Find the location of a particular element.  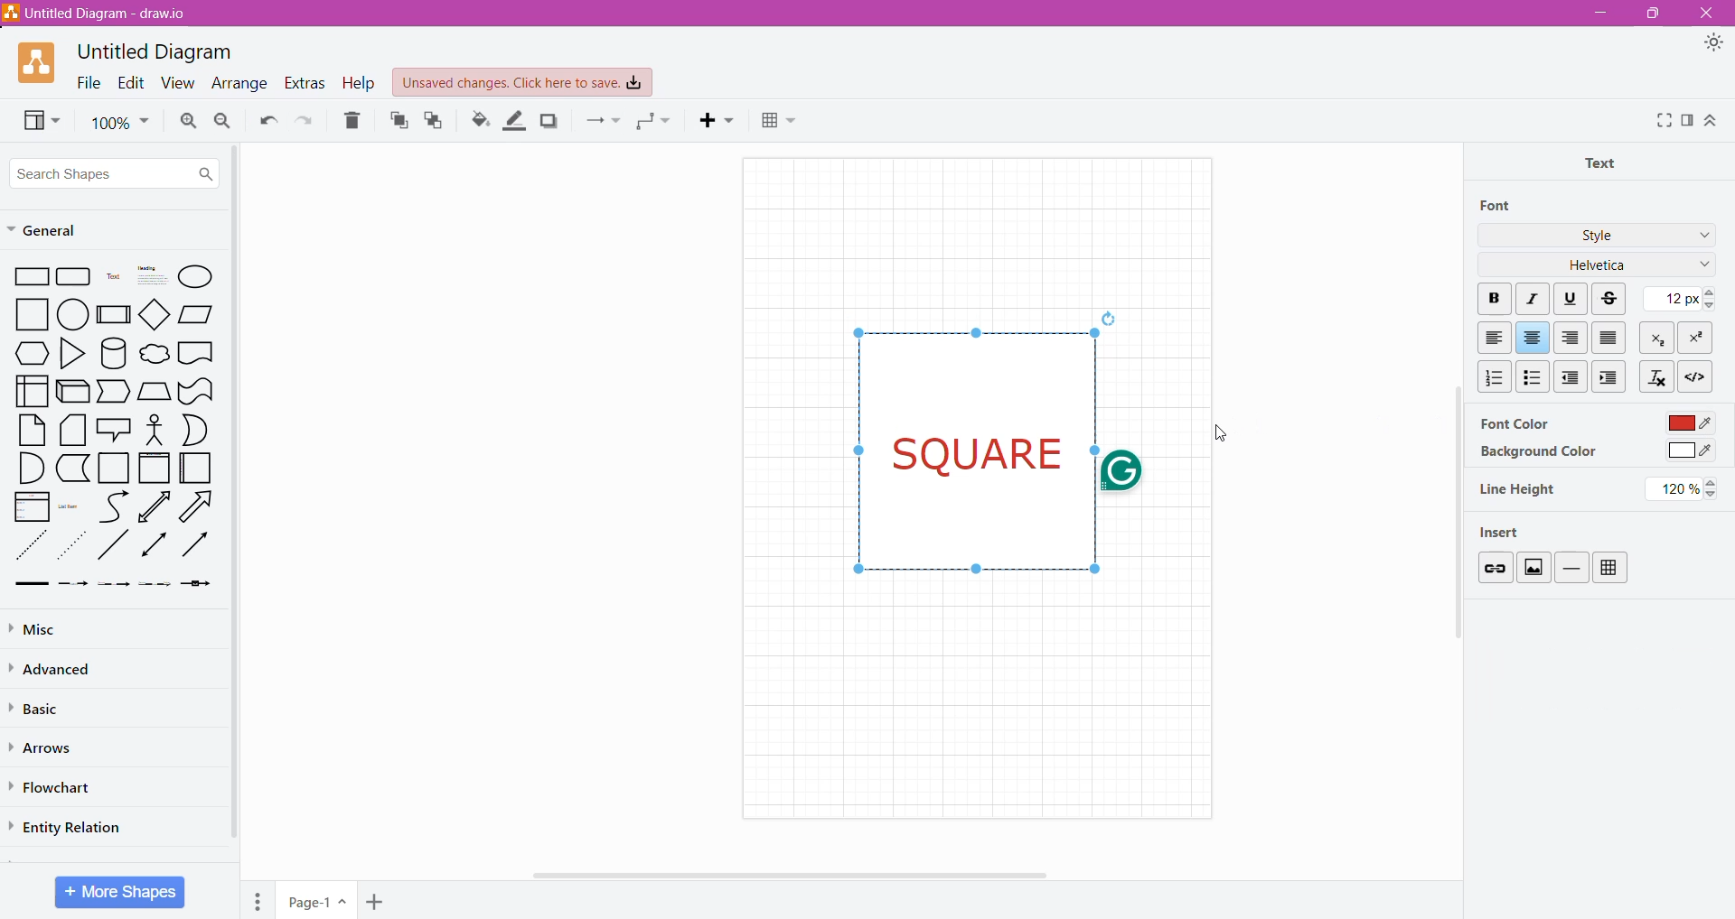

Redo is located at coordinates (261, 118).